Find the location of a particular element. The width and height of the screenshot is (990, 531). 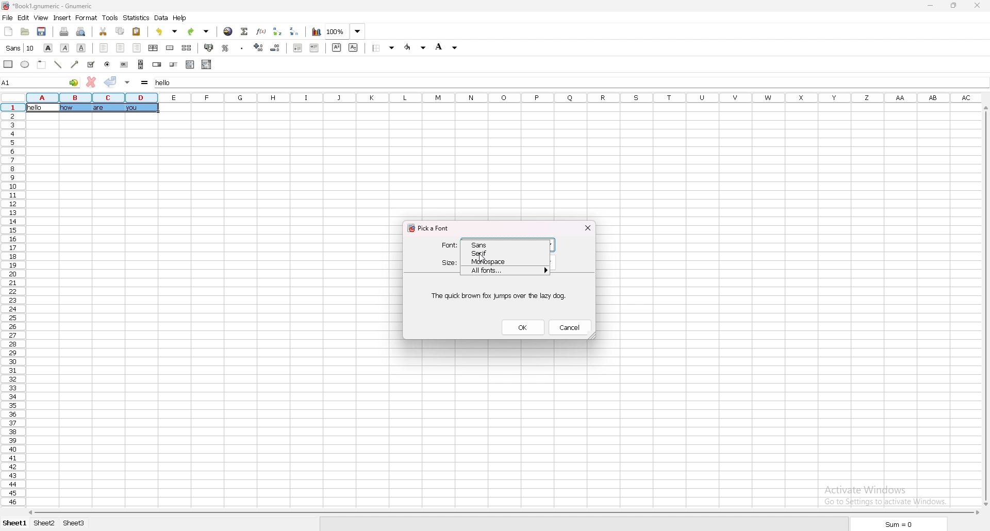

right align is located at coordinates (137, 48).